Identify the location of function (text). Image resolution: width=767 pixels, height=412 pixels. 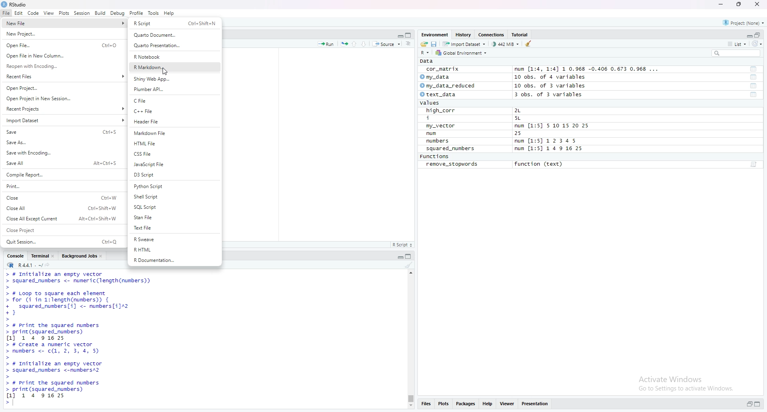
(540, 165).